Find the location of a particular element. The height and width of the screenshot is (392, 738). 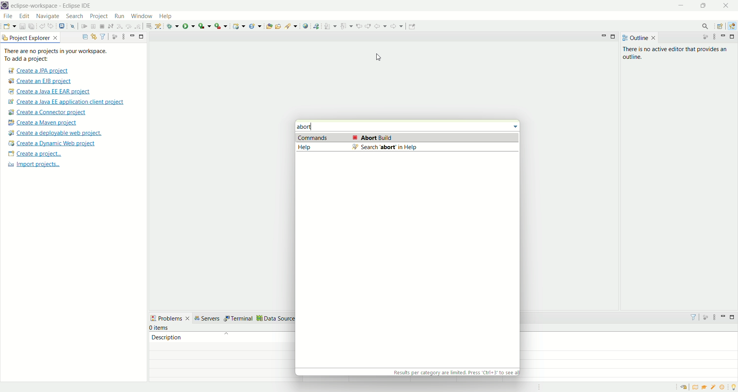

open perspective is located at coordinates (720, 26).